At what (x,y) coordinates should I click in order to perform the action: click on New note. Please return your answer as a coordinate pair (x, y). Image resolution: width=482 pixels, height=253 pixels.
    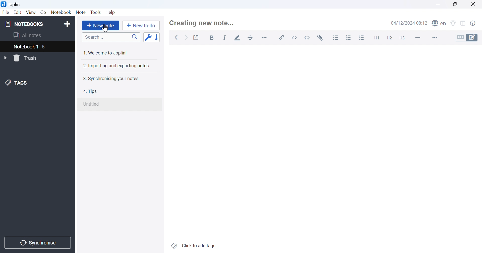
    Looking at the image, I should click on (100, 26).